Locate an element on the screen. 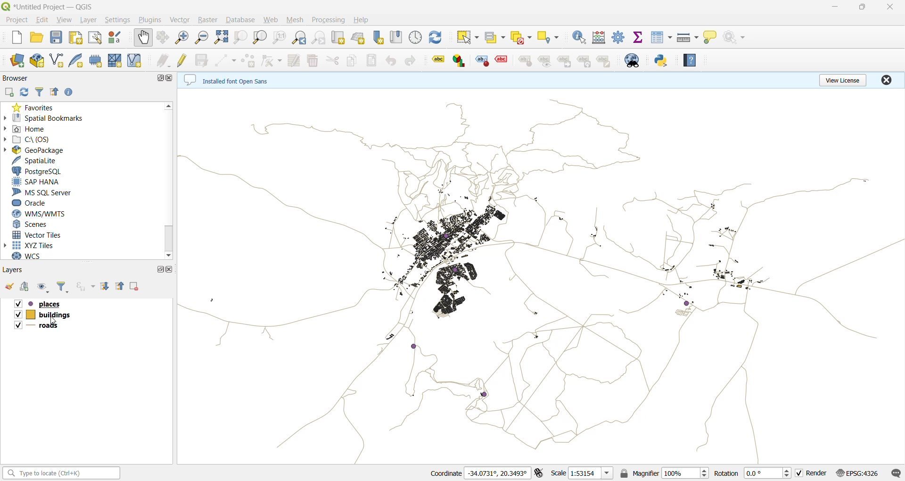  pointer is located at coordinates (58, 319).